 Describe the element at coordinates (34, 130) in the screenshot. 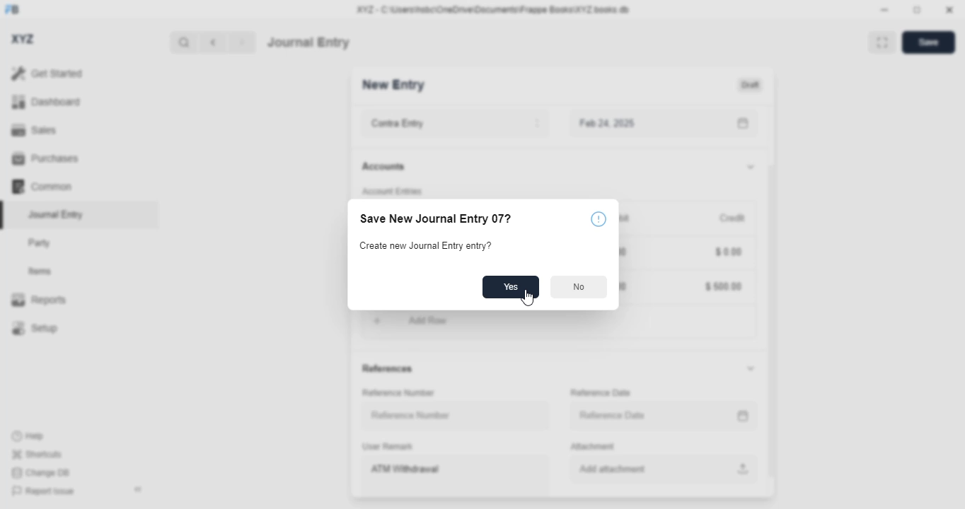

I see `sales` at that location.